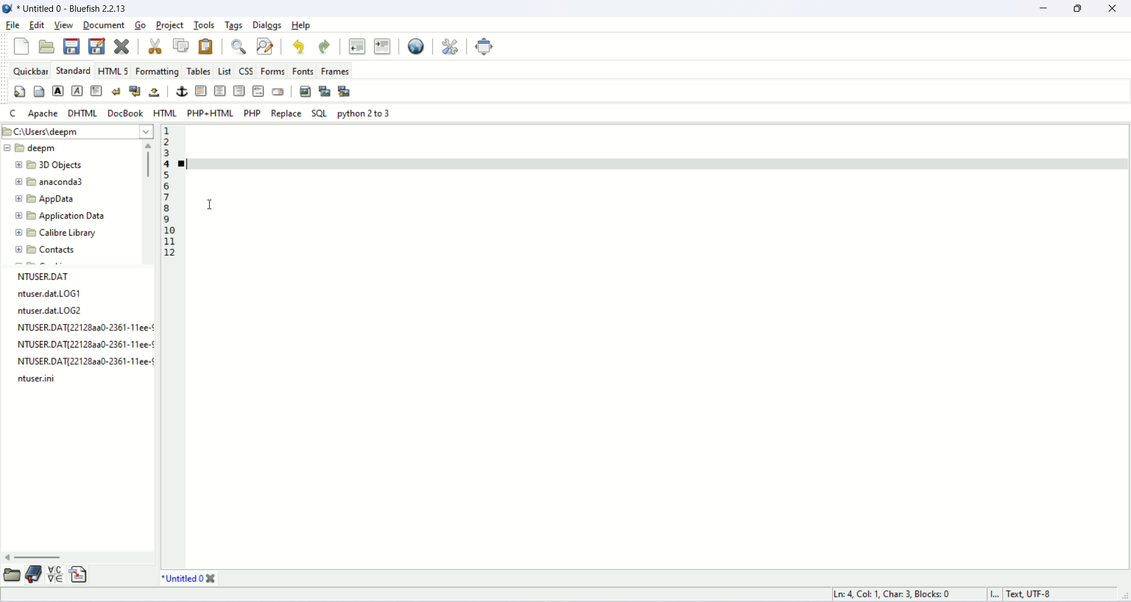 The height and width of the screenshot is (602, 1131). I want to click on insert image, so click(306, 92).